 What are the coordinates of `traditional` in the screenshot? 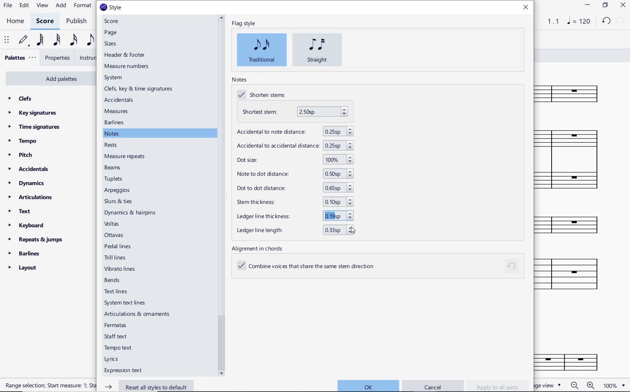 It's located at (262, 50).